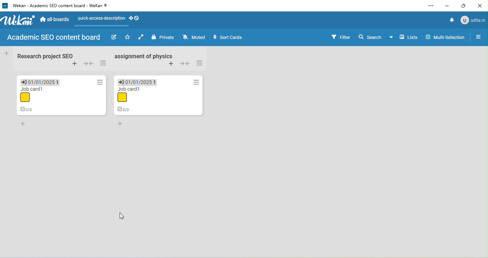  Describe the element at coordinates (479, 38) in the screenshot. I see `open sidebar` at that location.